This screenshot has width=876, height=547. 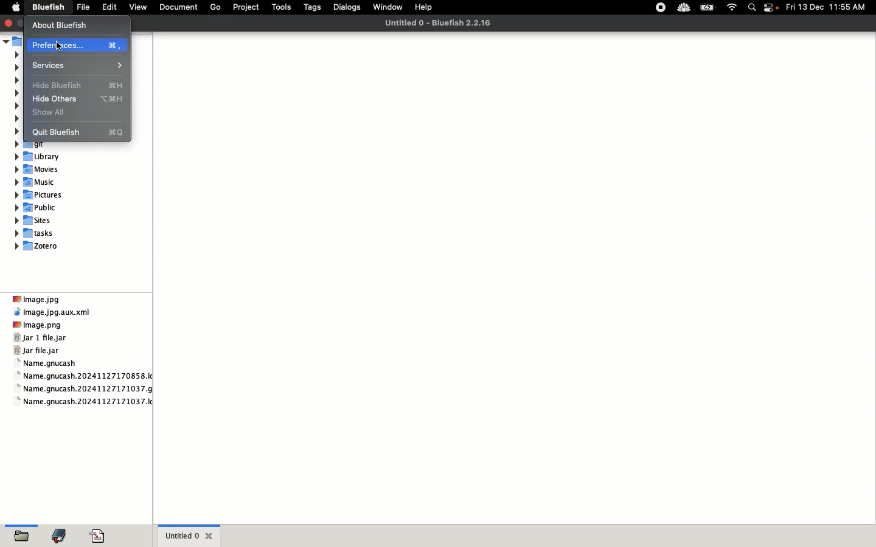 What do you see at coordinates (16, 6) in the screenshot?
I see `mac logo` at bounding box center [16, 6].